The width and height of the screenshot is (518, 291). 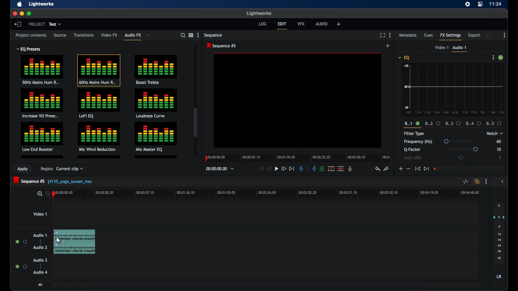 What do you see at coordinates (155, 136) in the screenshot?
I see `mix master eq` at bounding box center [155, 136].